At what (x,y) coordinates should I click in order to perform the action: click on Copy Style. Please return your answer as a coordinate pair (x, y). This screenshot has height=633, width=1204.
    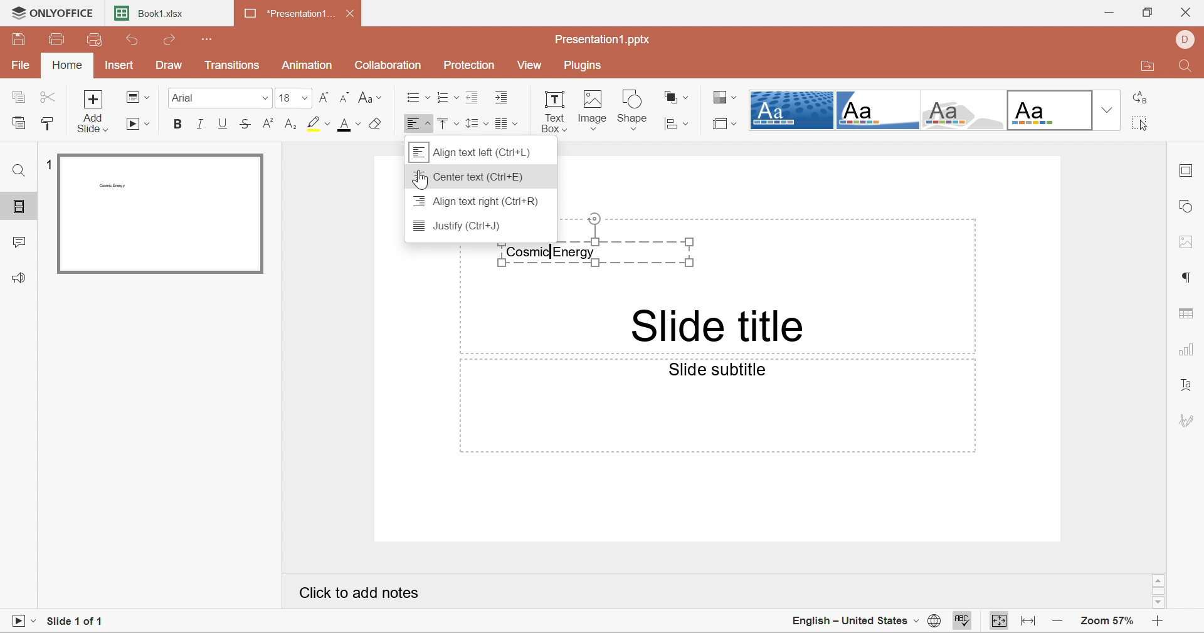
    Looking at the image, I should click on (46, 124).